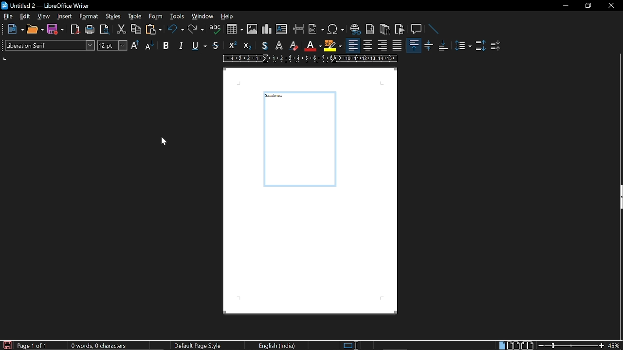 Image resolution: width=623 pixels, height=350 pixels. I want to click on text style, so click(50, 45).